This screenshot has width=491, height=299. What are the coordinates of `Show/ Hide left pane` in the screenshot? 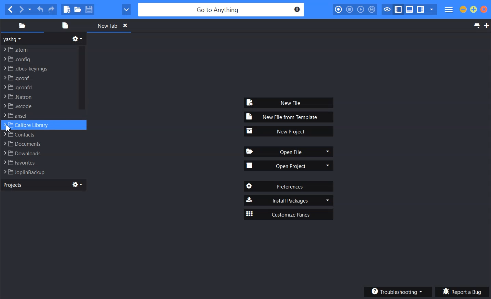 It's located at (398, 10).